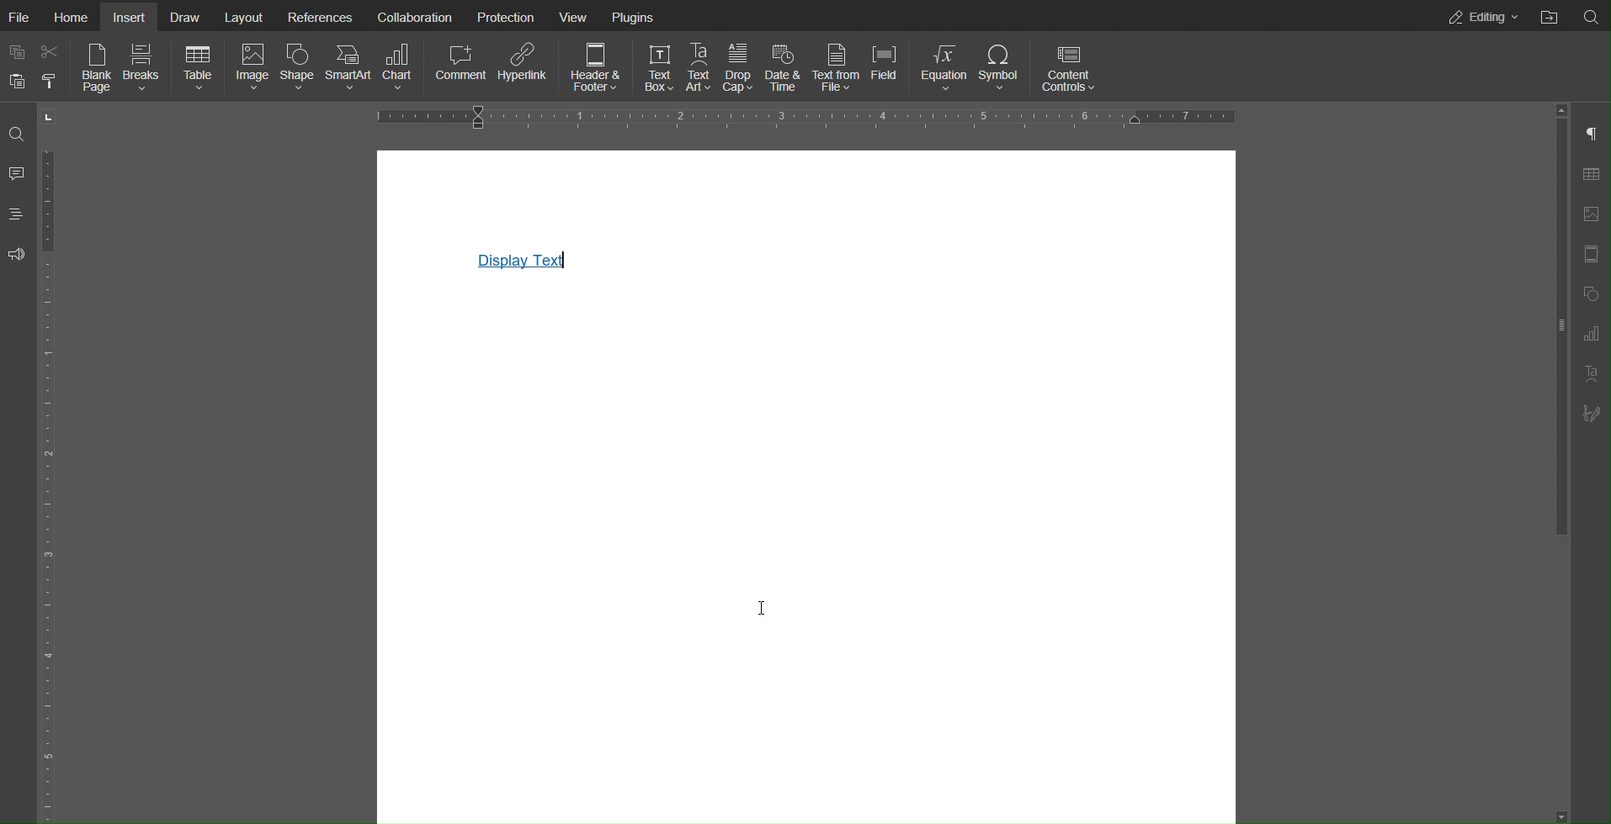  I want to click on Paragraph Settings, so click(1592, 335).